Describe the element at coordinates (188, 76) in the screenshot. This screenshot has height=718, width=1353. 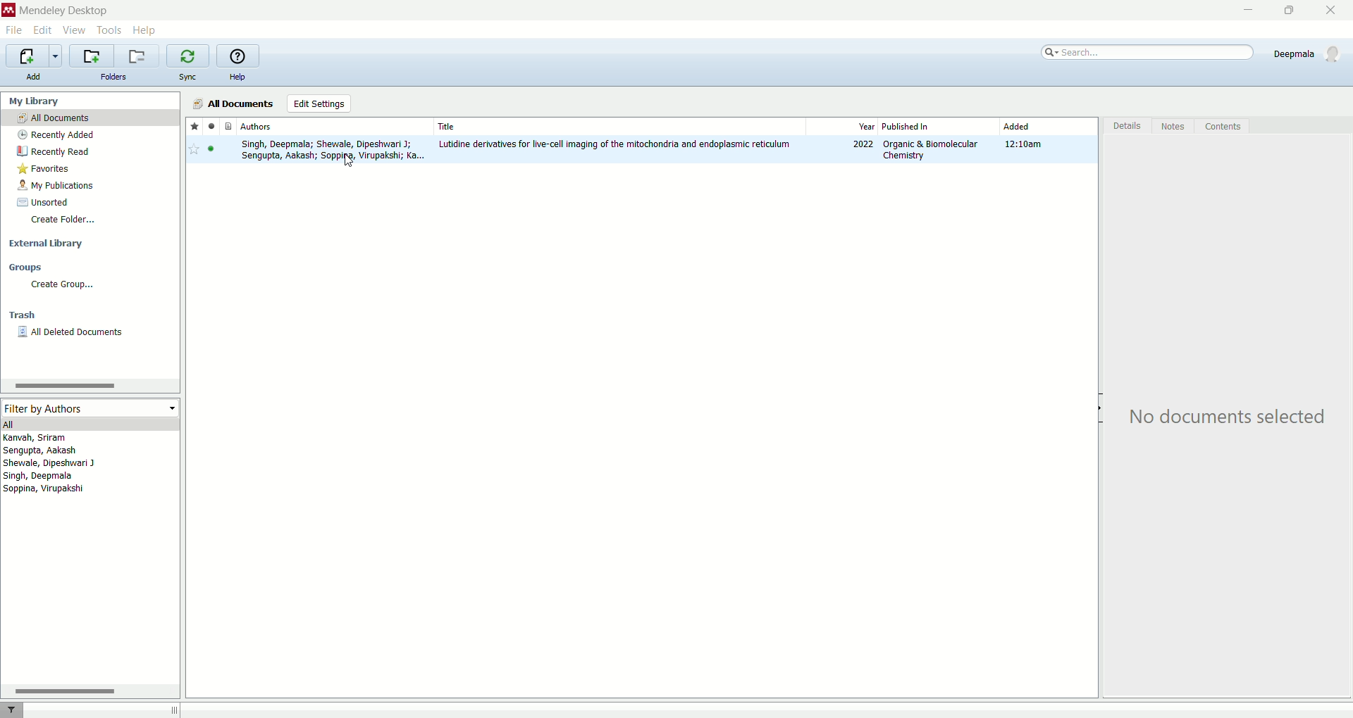
I see `sync` at that location.